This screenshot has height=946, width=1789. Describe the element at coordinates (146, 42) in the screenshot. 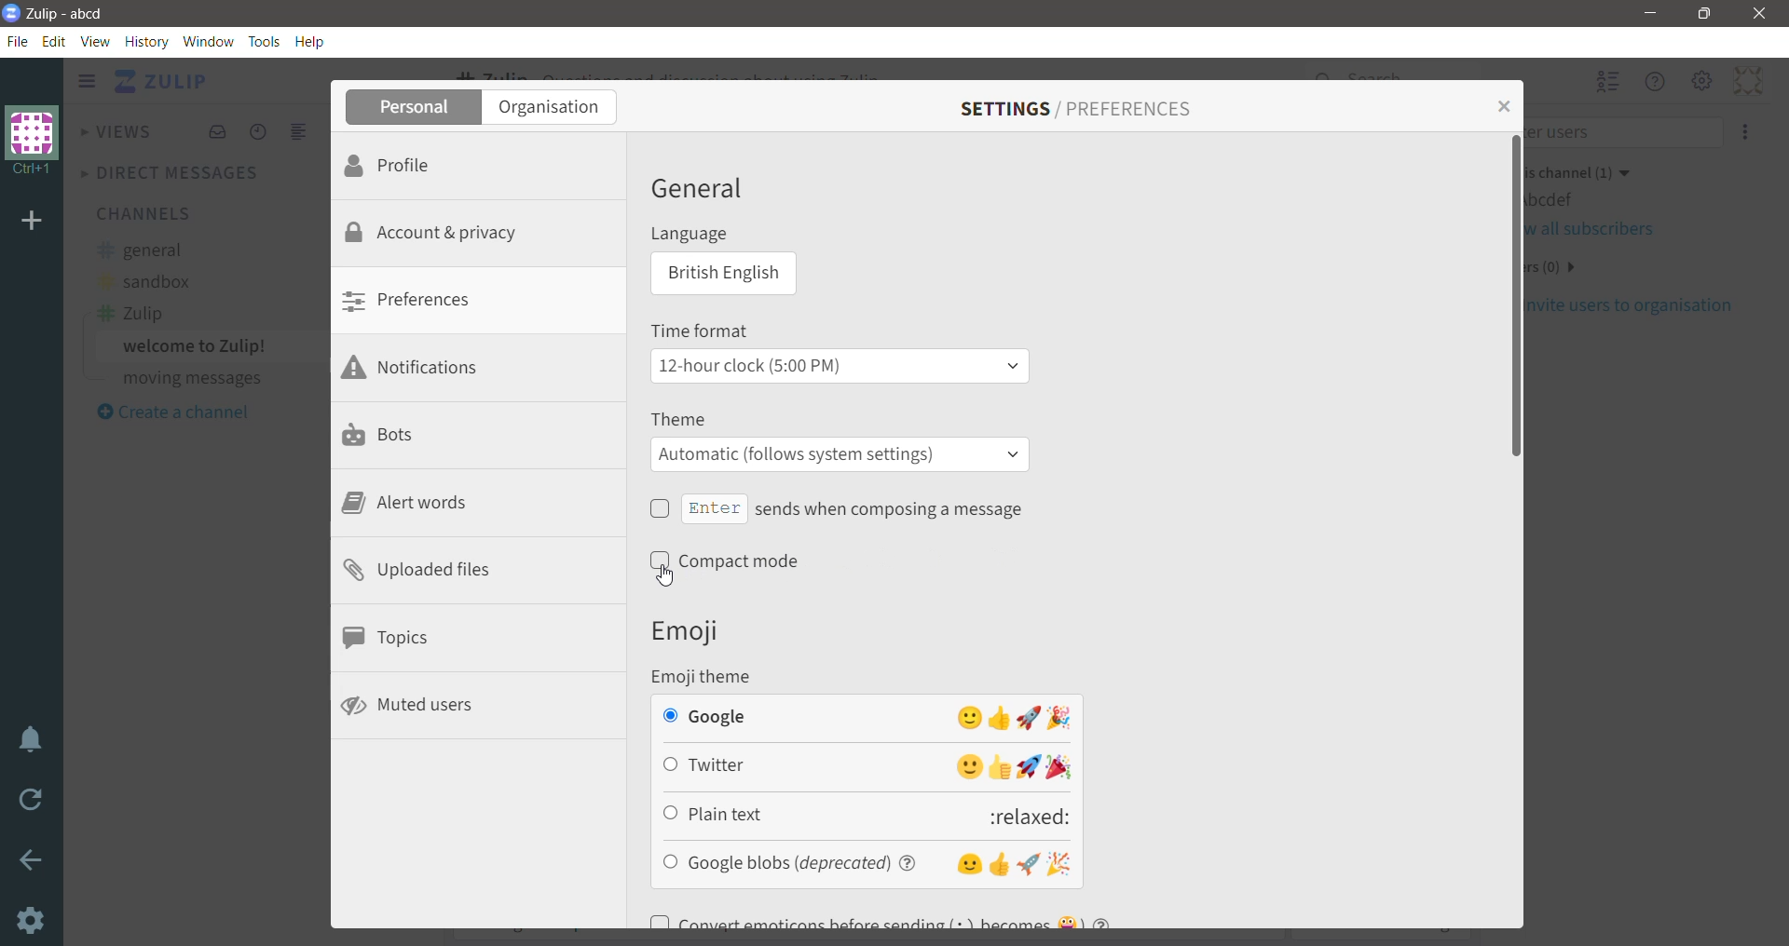

I see `History` at that location.